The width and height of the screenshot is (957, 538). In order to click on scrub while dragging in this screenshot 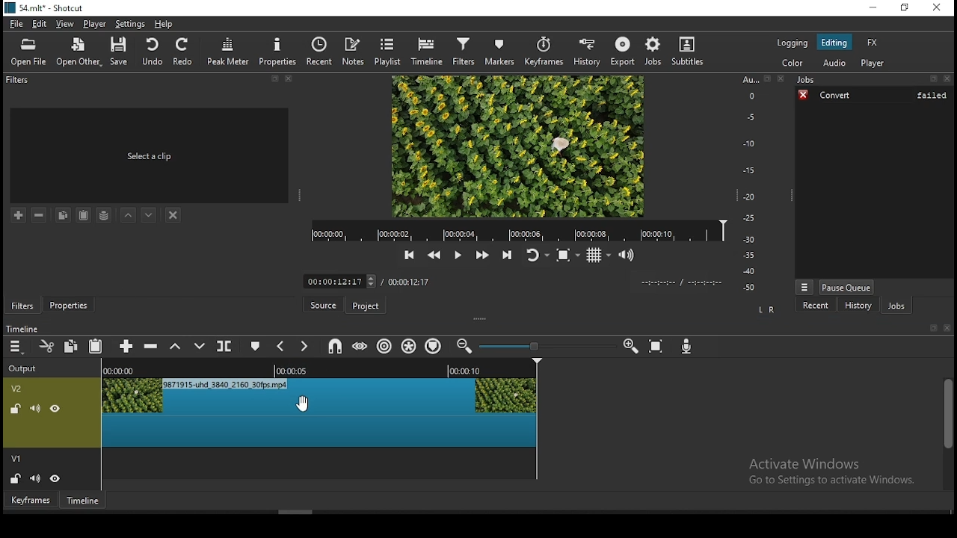, I will do `click(361, 346)`.